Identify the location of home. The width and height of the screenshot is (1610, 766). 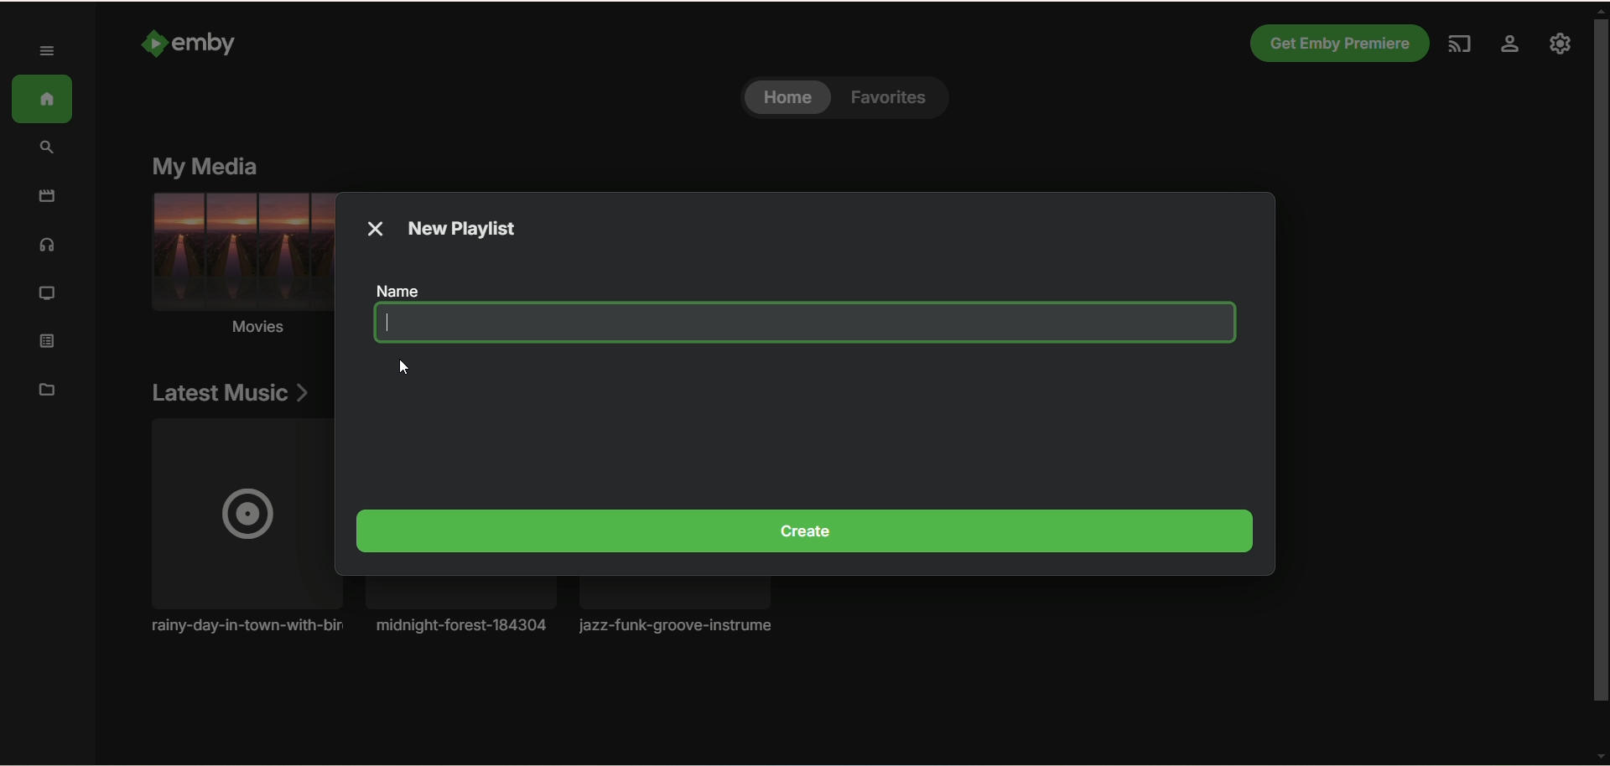
(787, 99).